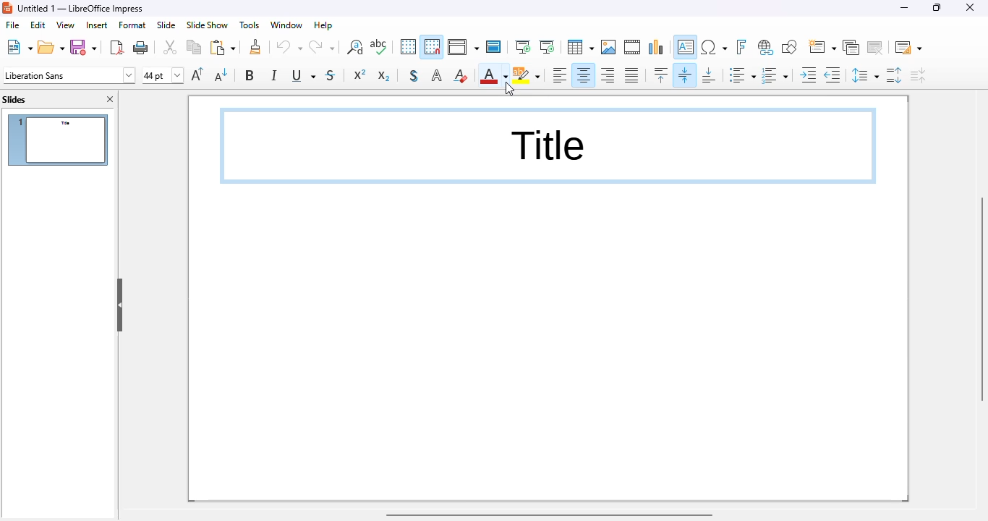 The width and height of the screenshot is (988, 521). I want to click on open, so click(51, 47).